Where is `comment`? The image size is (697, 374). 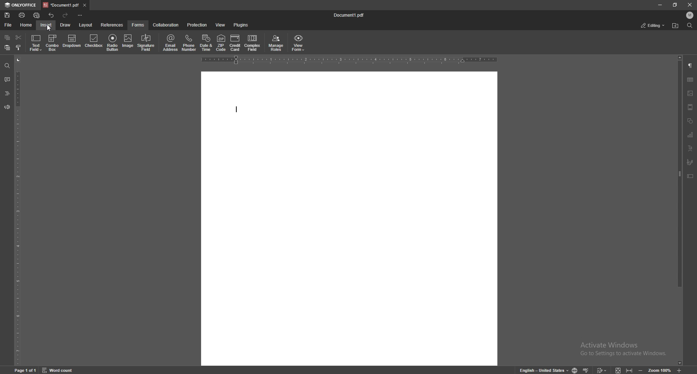 comment is located at coordinates (8, 79).